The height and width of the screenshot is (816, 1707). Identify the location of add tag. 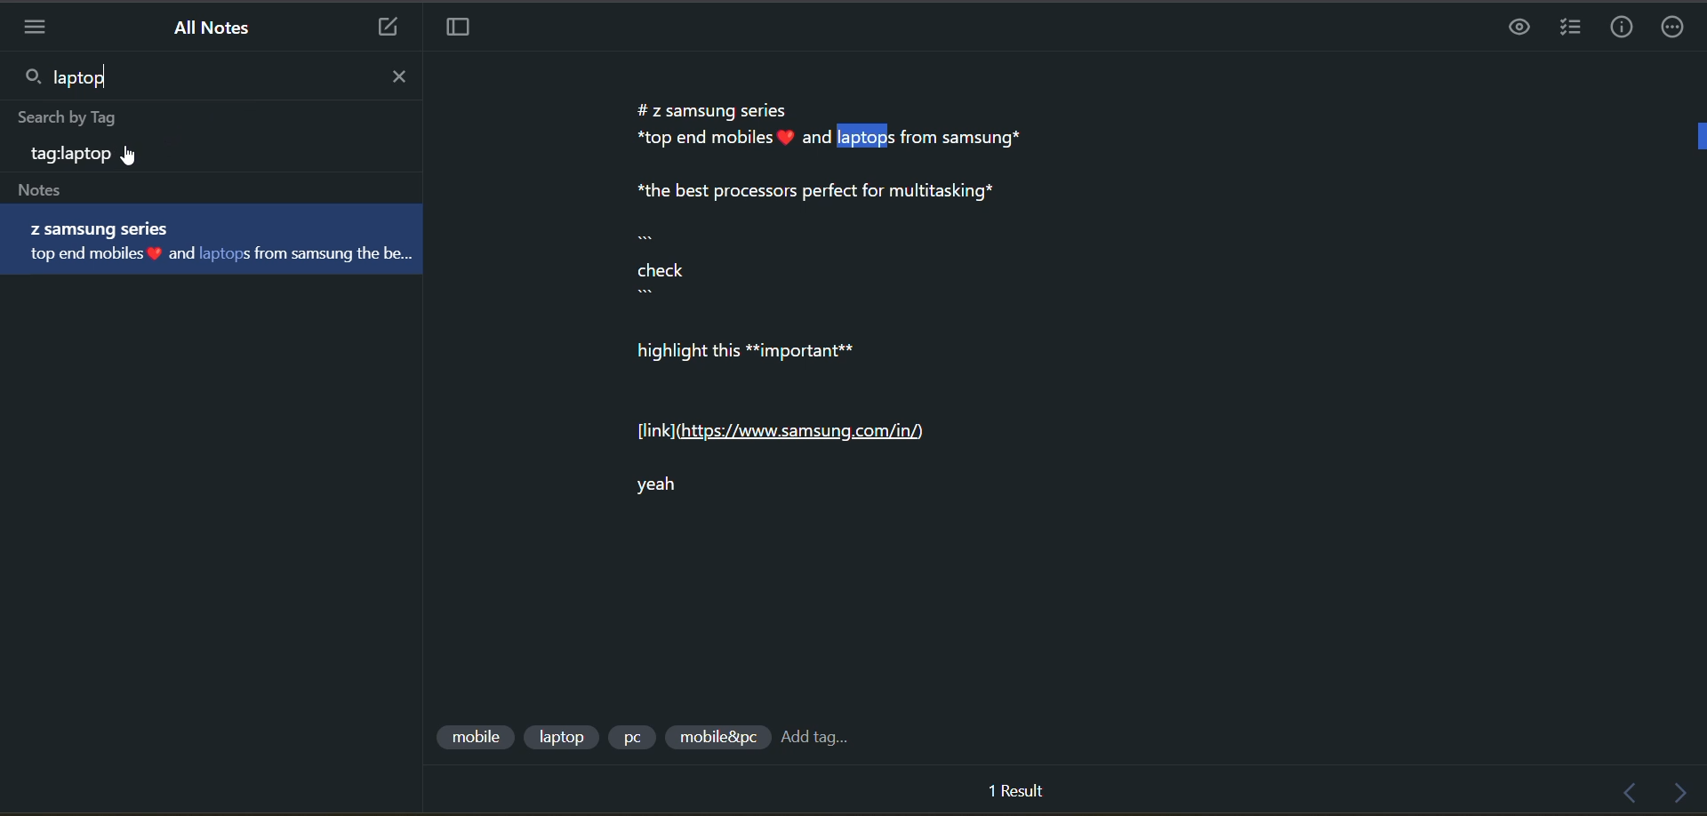
(817, 736).